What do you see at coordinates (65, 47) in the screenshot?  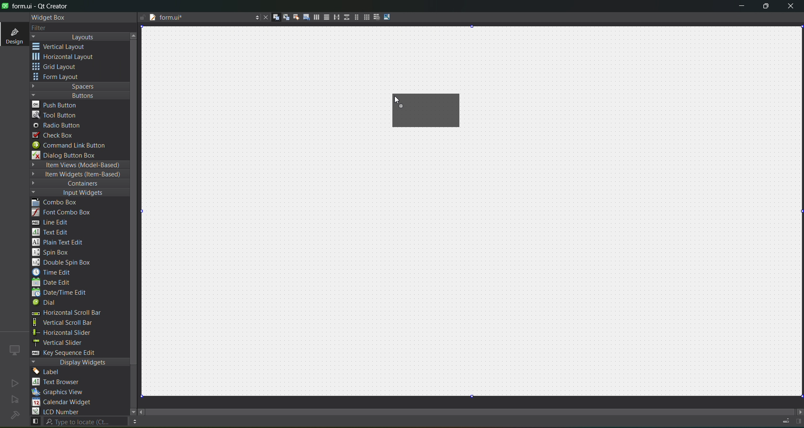 I see `vertical` at bounding box center [65, 47].